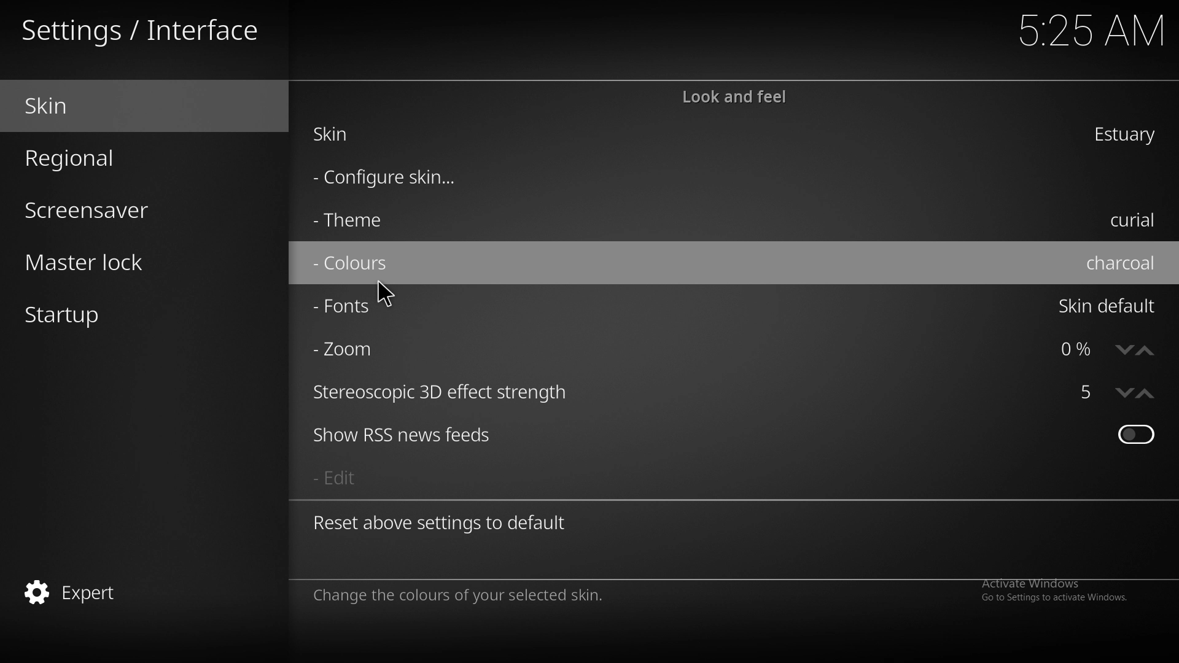  Describe the element at coordinates (104, 159) in the screenshot. I see `regional` at that location.